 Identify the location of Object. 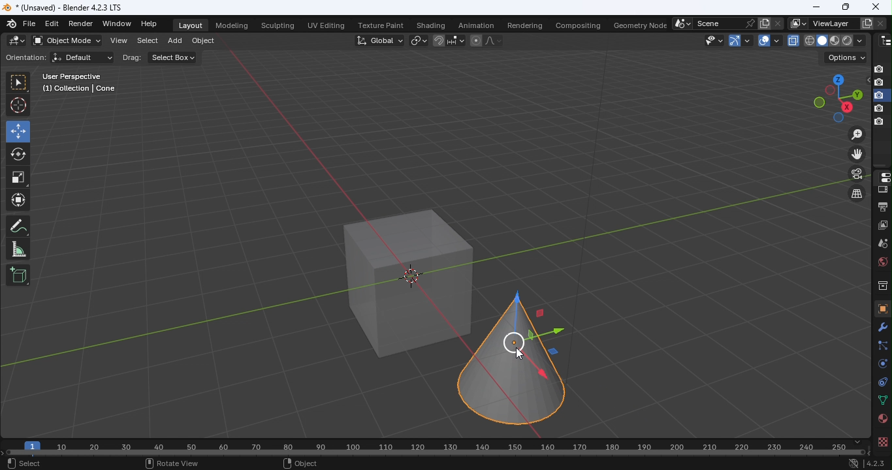
(202, 42).